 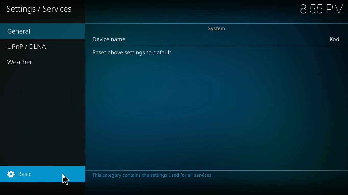 I want to click on device name, so click(x=335, y=39).